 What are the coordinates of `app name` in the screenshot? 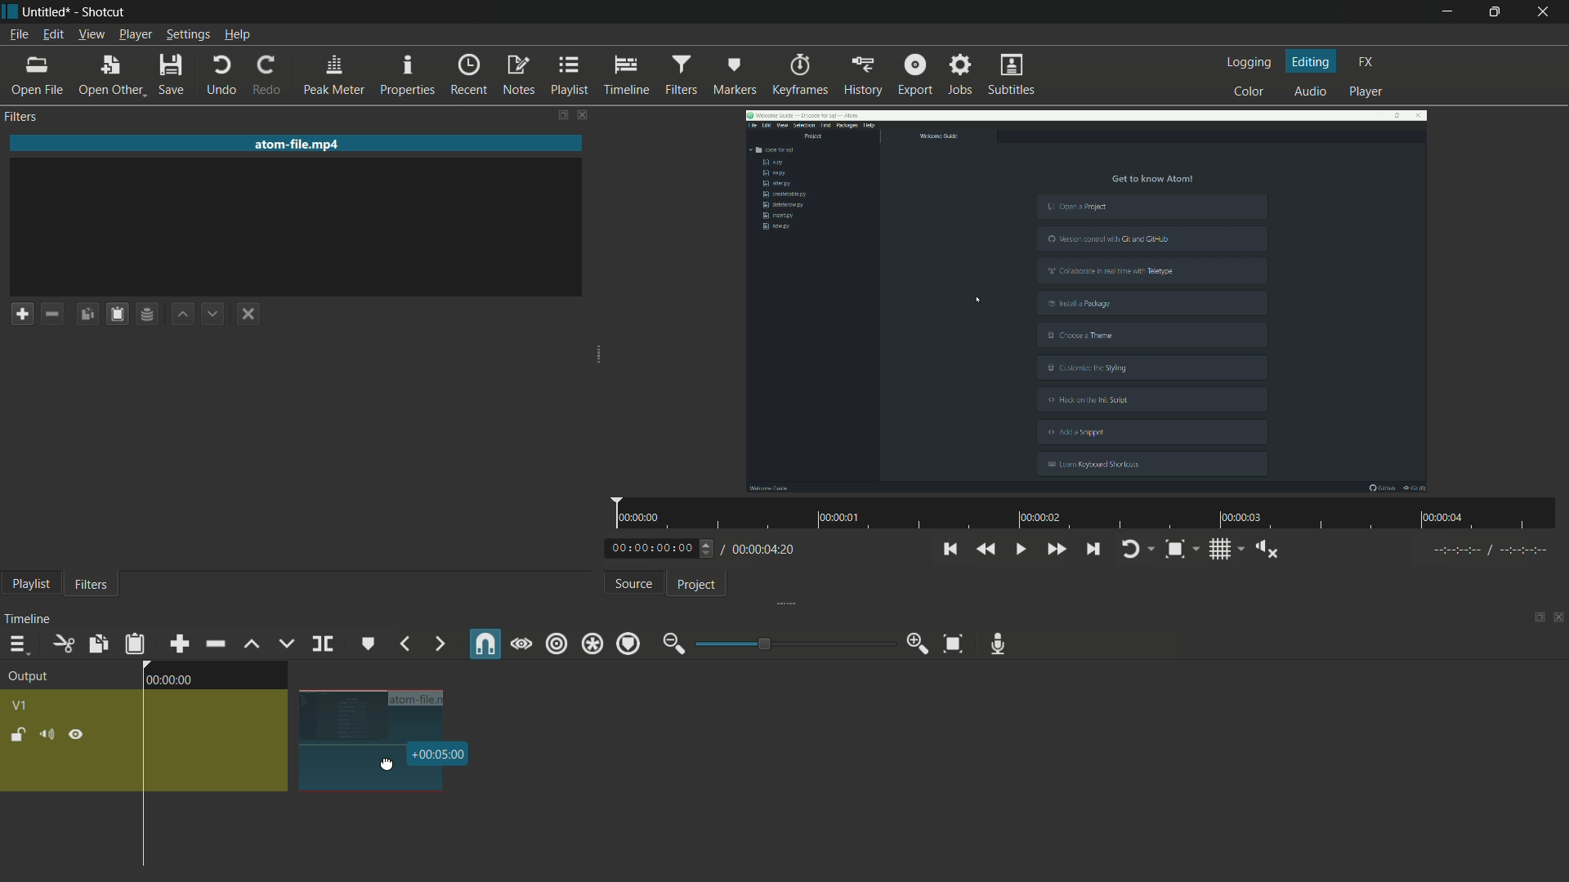 It's located at (104, 12).